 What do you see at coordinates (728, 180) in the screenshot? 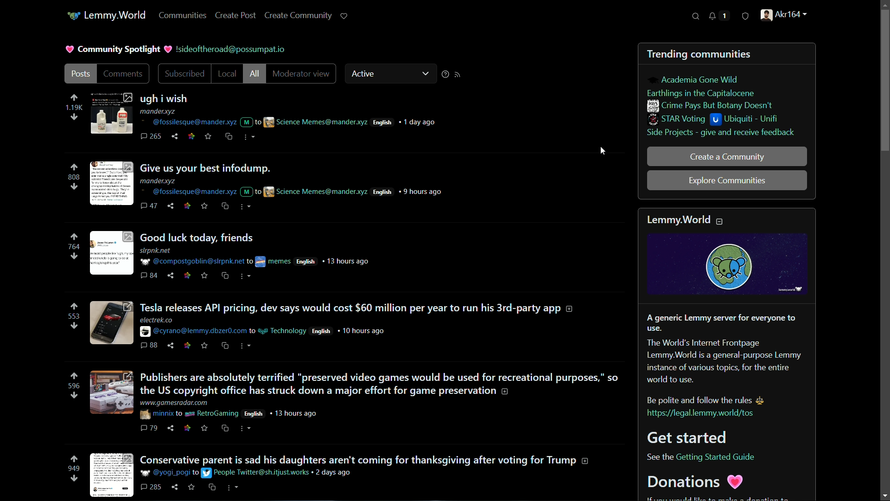
I see `explore communities` at bounding box center [728, 180].